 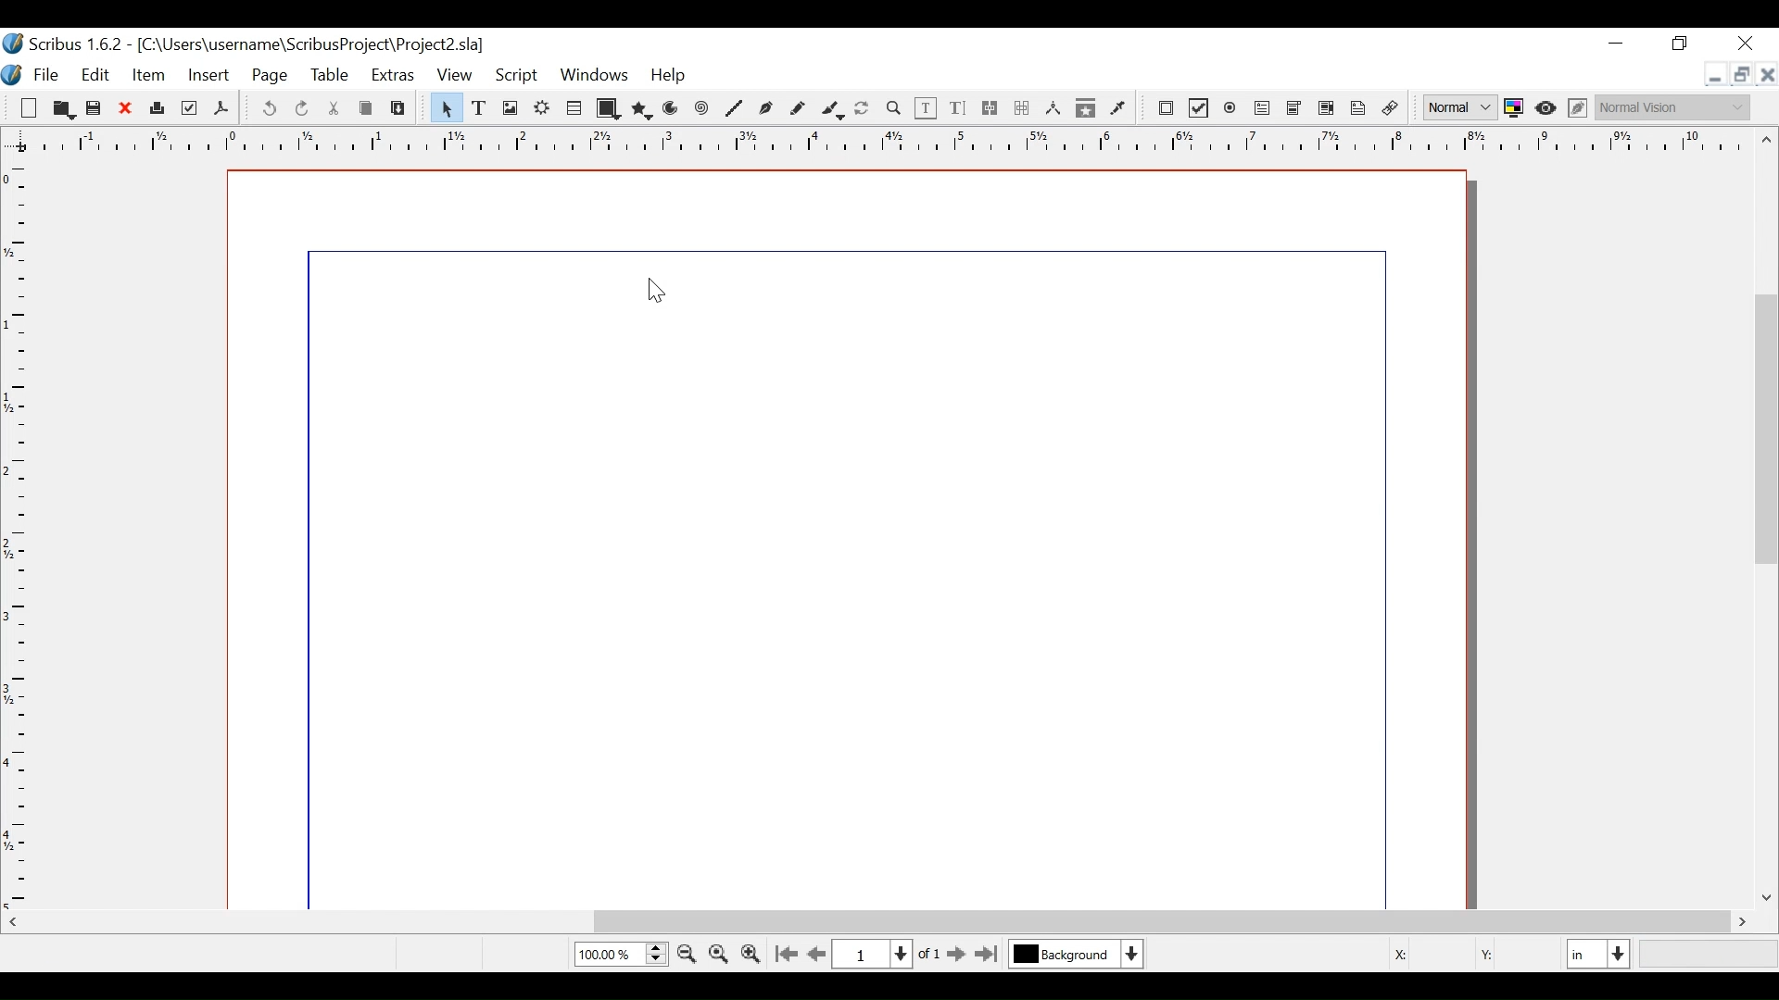 I want to click on Go to the last page, so click(x=986, y=955).